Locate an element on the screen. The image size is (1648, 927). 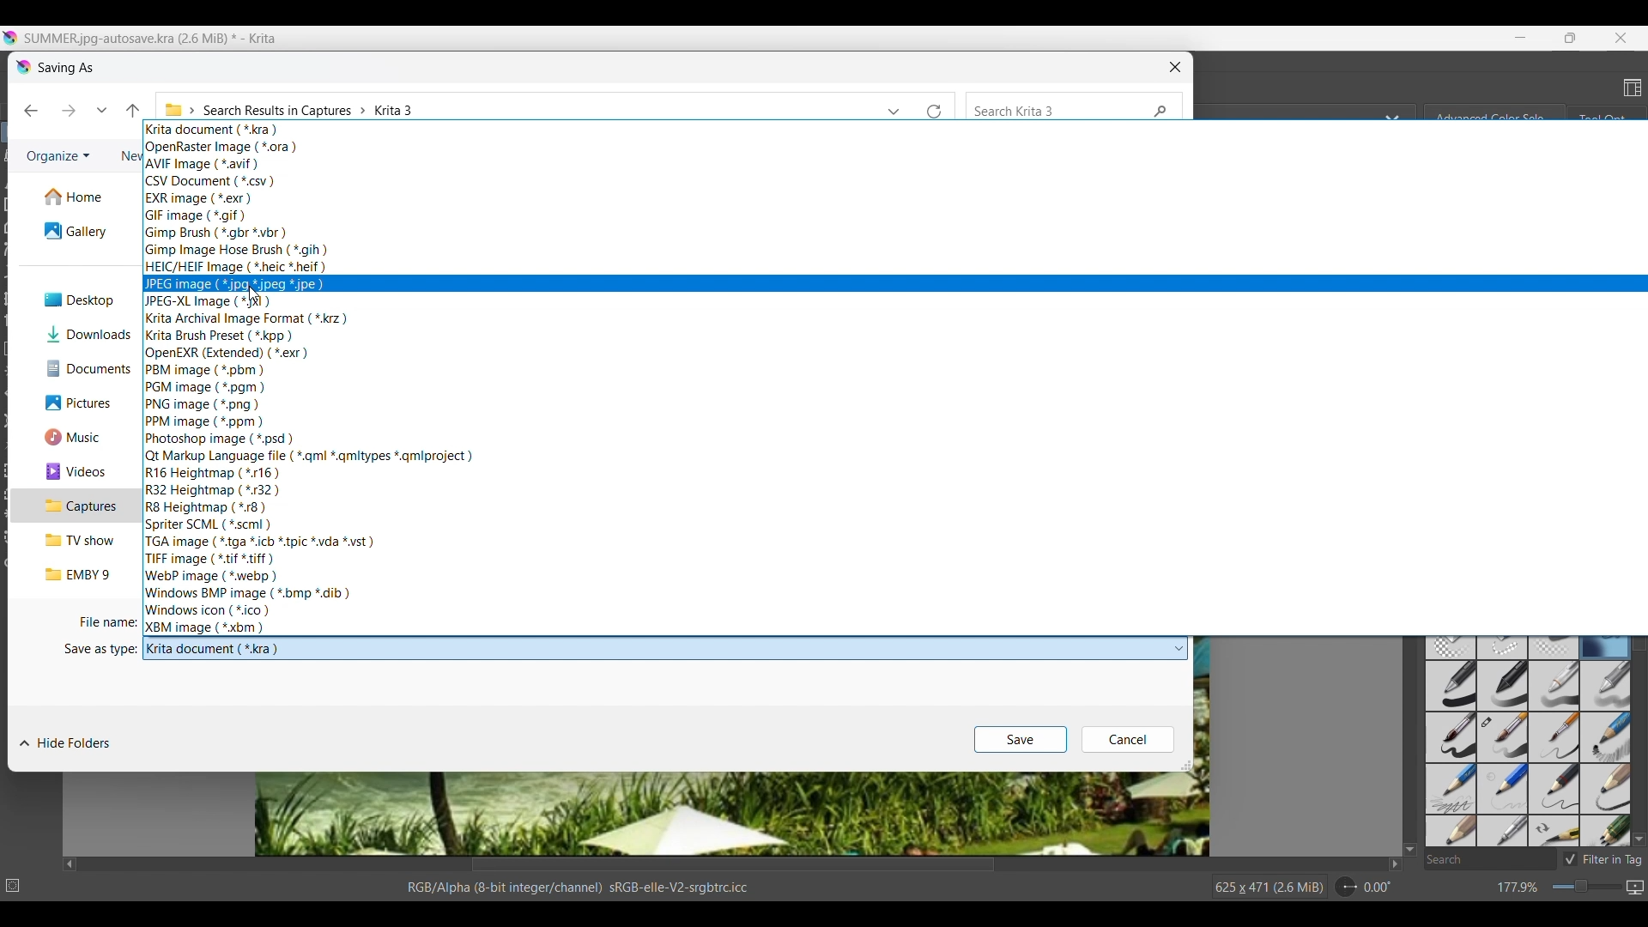
SUMMER.jpg-autosave.kra(2.6MB)*-Krita is located at coordinates (153, 39).